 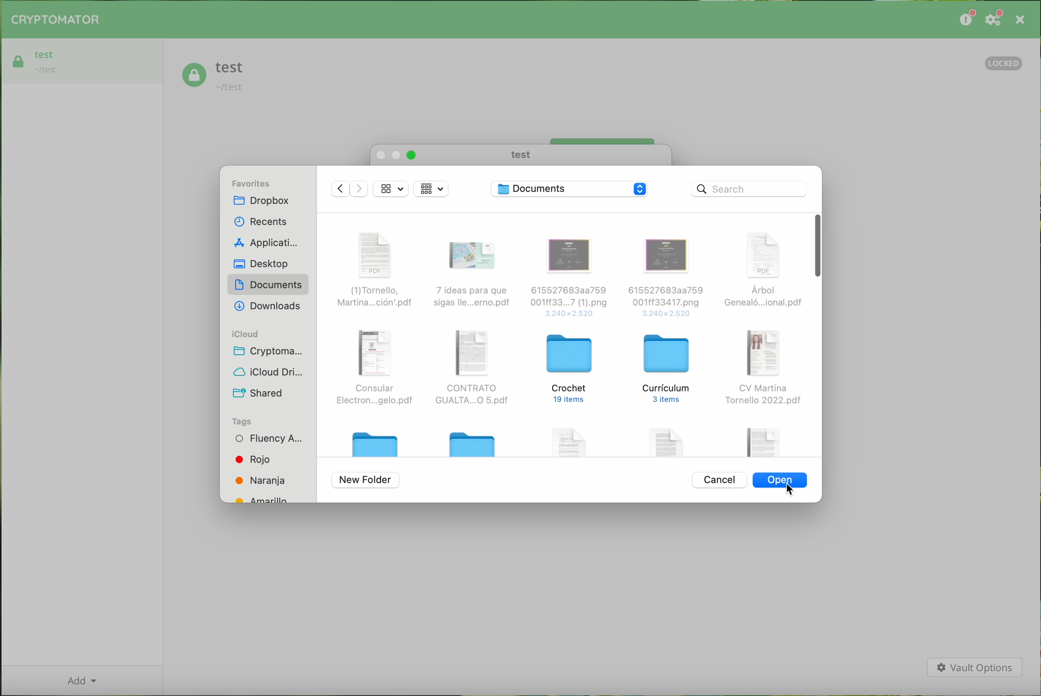 I want to click on vault options, so click(x=974, y=668).